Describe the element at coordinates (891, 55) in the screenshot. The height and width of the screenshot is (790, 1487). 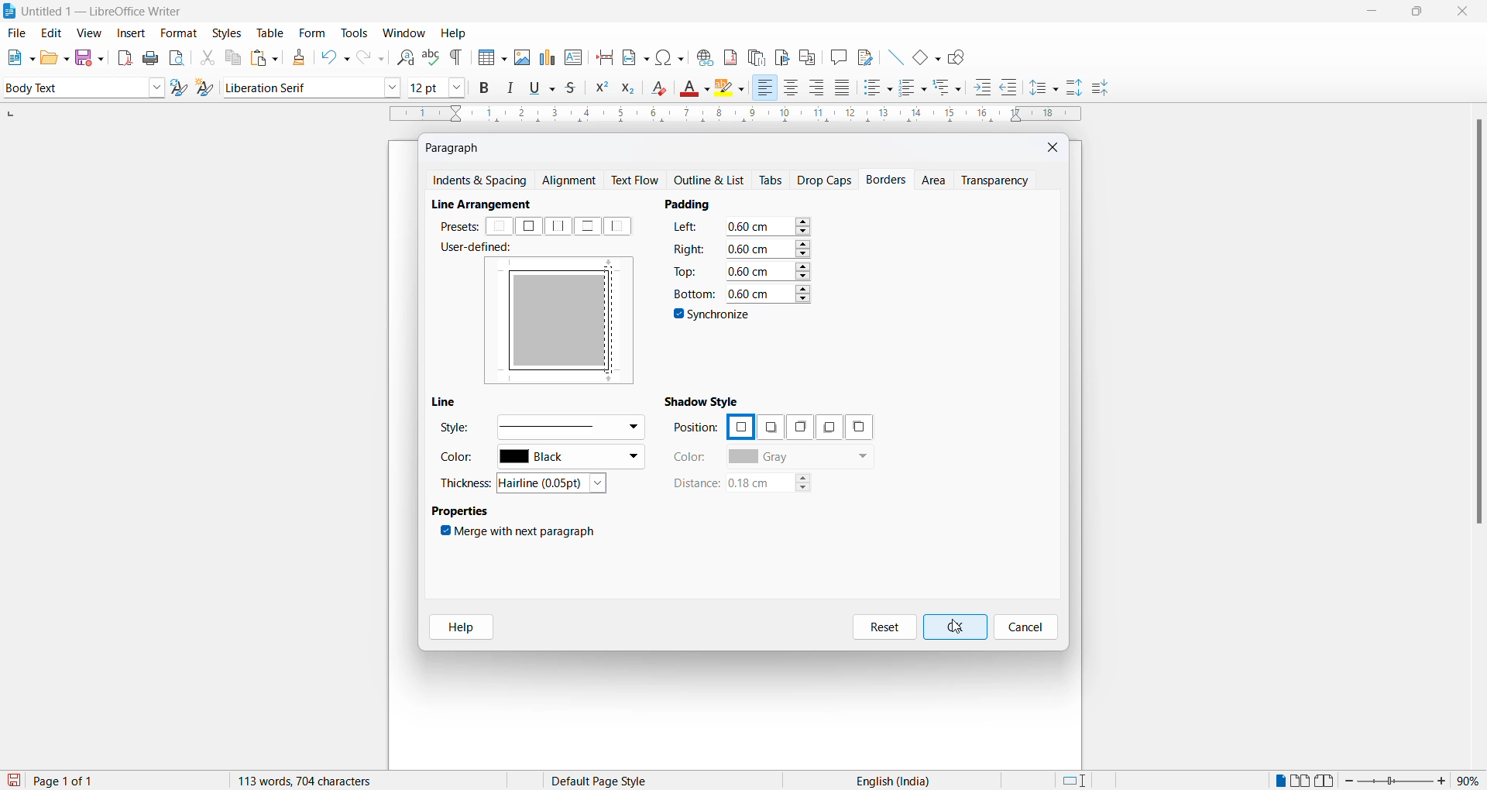
I see `line` at that location.